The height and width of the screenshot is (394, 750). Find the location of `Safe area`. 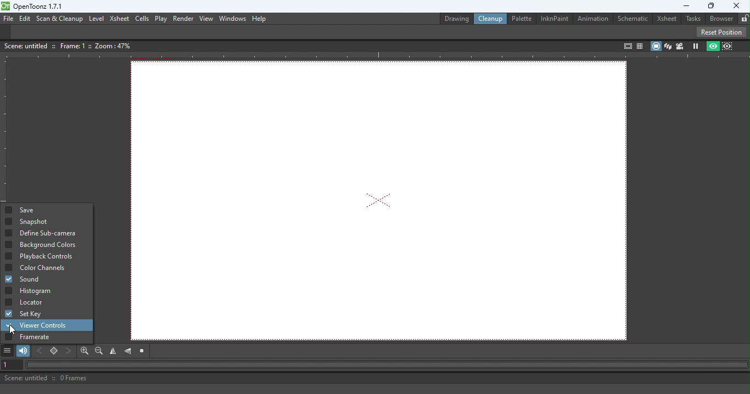

Safe area is located at coordinates (626, 46).